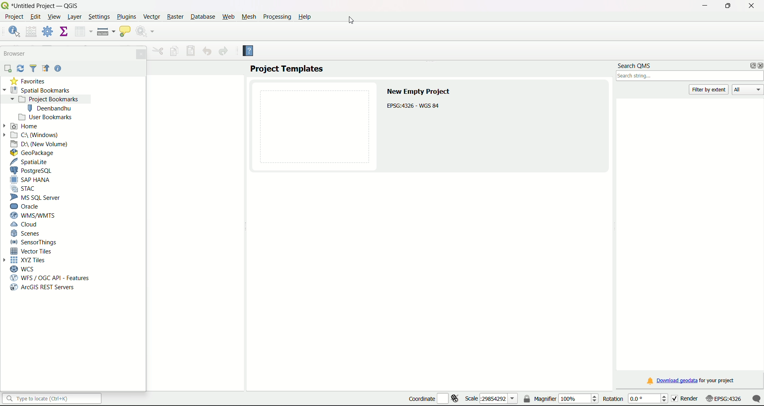 This screenshot has width=764, height=406. I want to click on open attribute table, so click(82, 32).